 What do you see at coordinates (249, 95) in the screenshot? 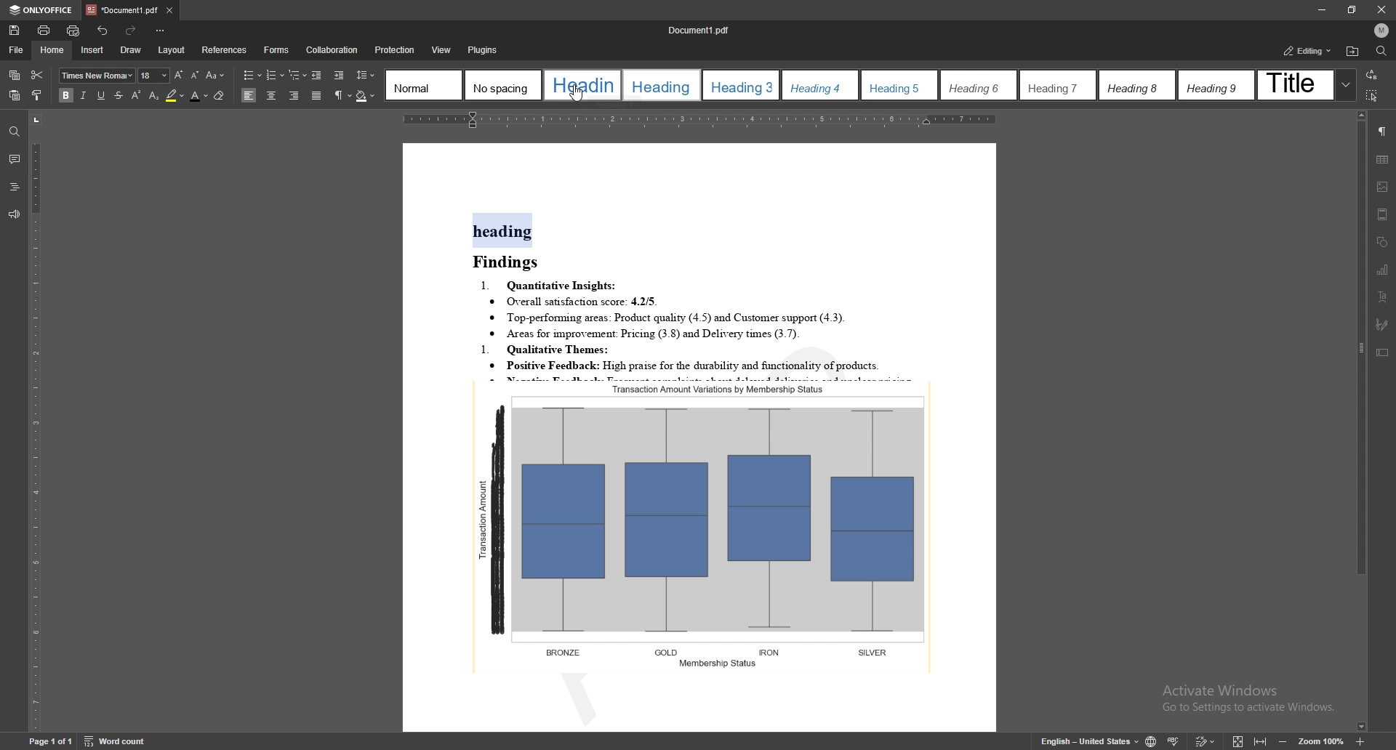
I see `align left` at bounding box center [249, 95].